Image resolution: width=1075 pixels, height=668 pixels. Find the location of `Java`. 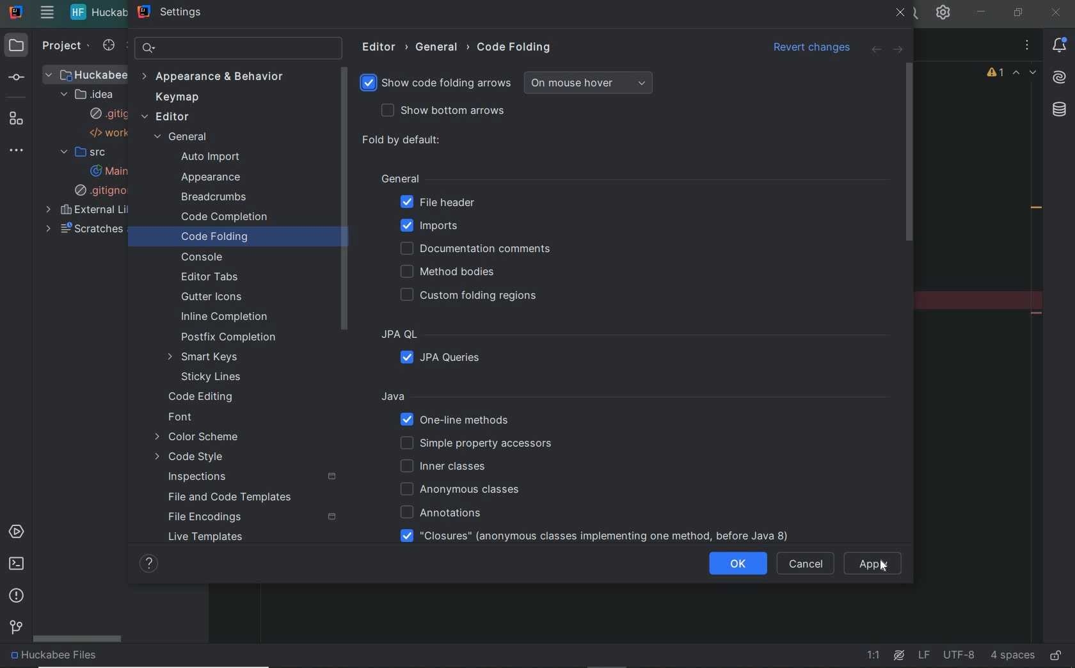

Java is located at coordinates (601, 397).